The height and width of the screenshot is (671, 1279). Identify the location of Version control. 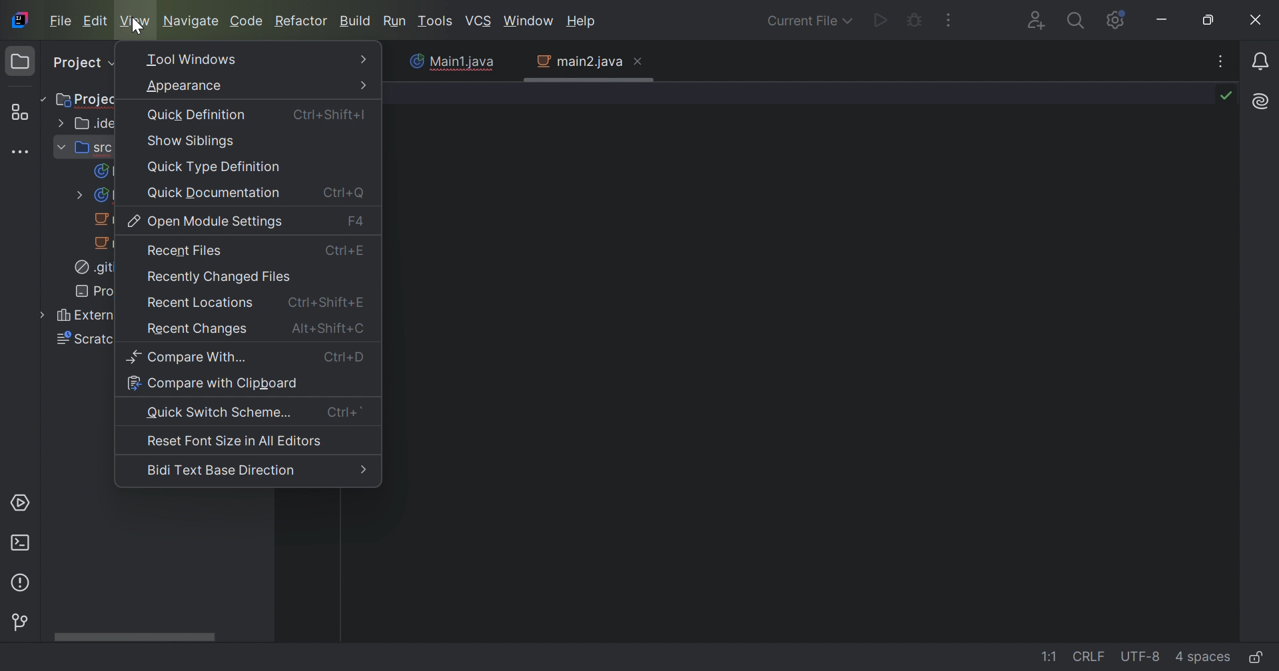
(23, 623).